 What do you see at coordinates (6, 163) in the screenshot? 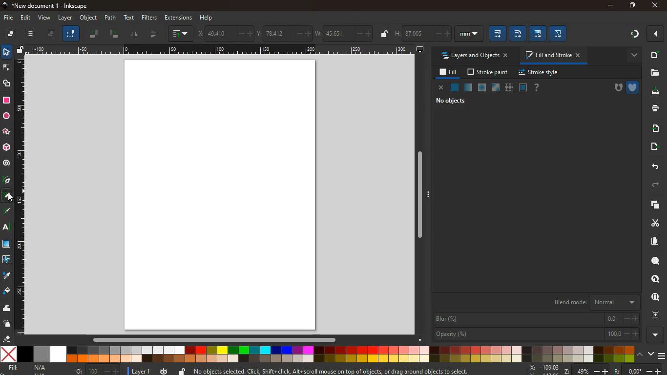
I see `spiral` at bounding box center [6, 163].